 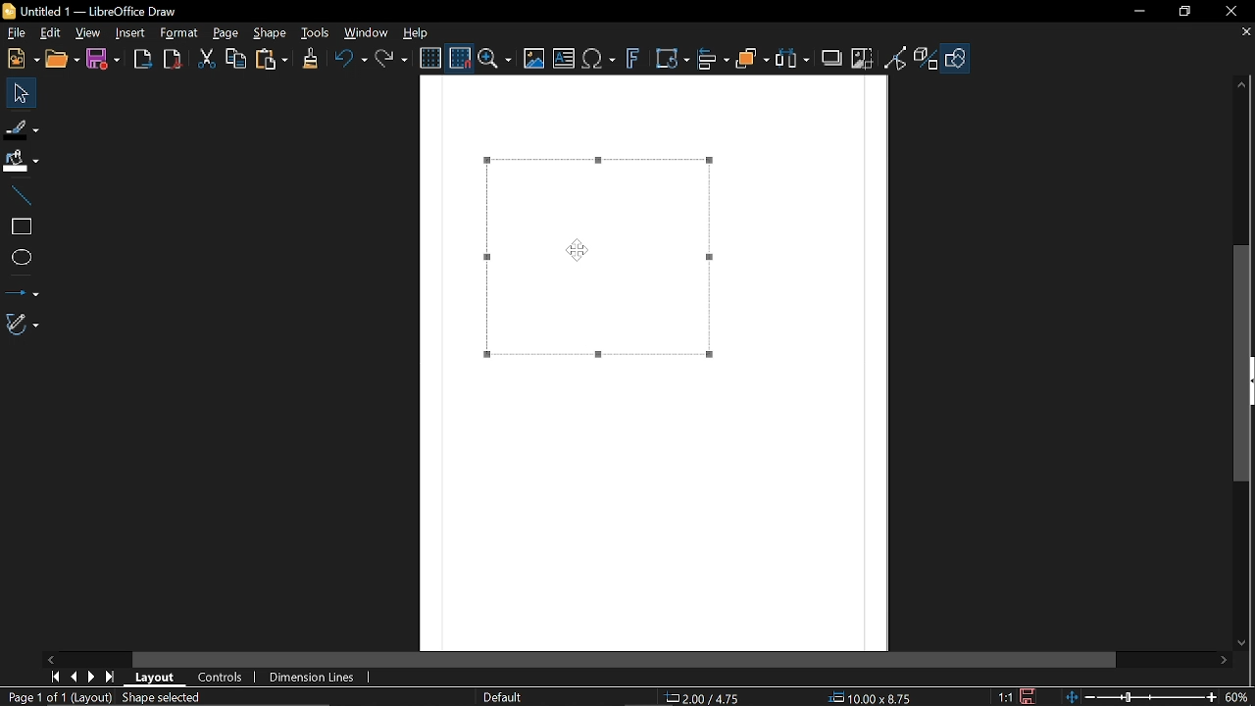 I want to click on Dimension lines, so click(x=313, y=677).